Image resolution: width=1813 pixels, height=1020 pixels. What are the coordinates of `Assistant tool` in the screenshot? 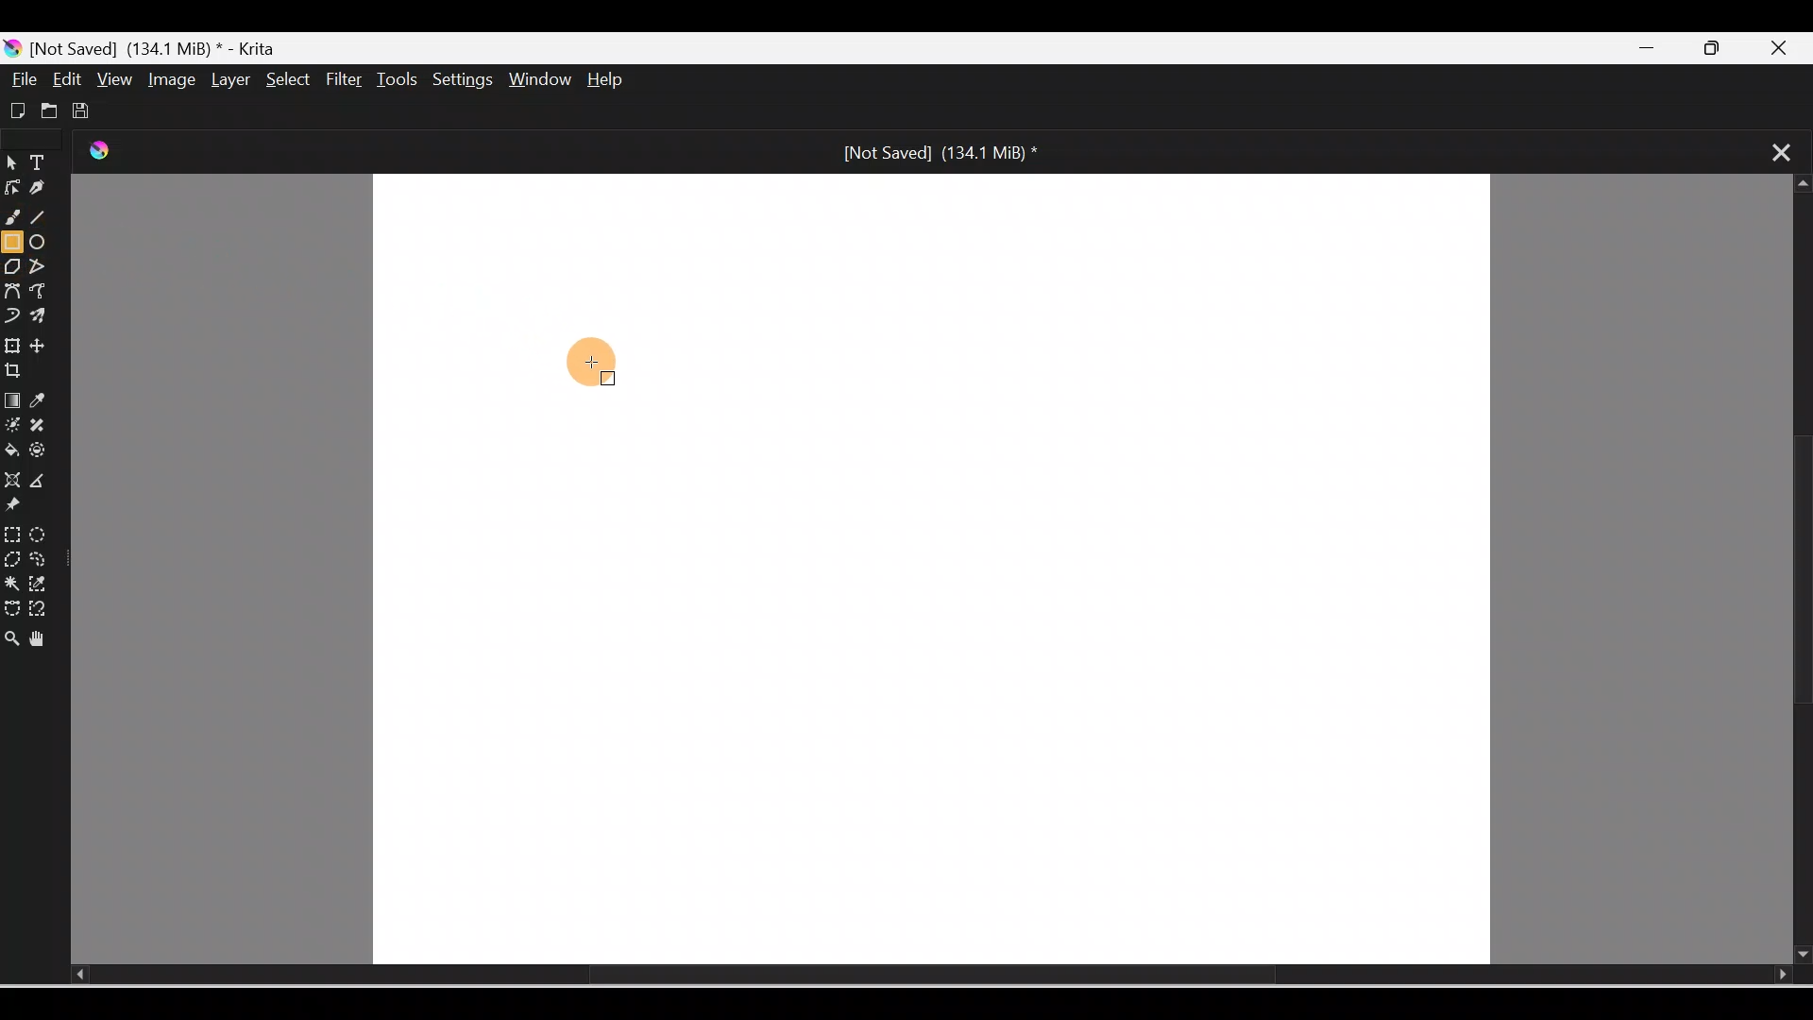 It's located at (11, 480).